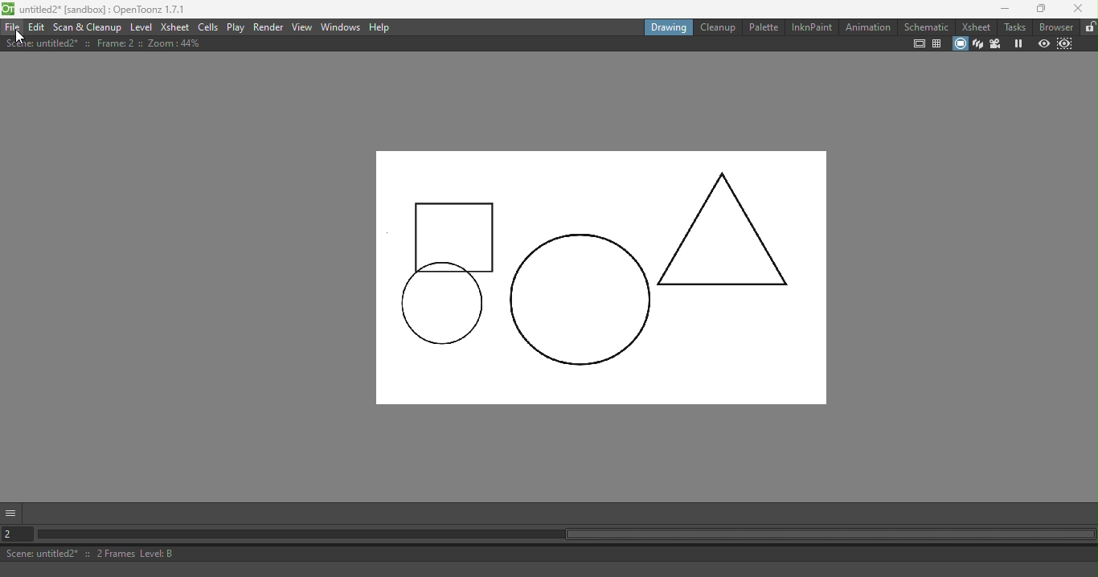 The height and width of the screenshot is (577, 1098). I want to click on Minimize, so click(996, 10).